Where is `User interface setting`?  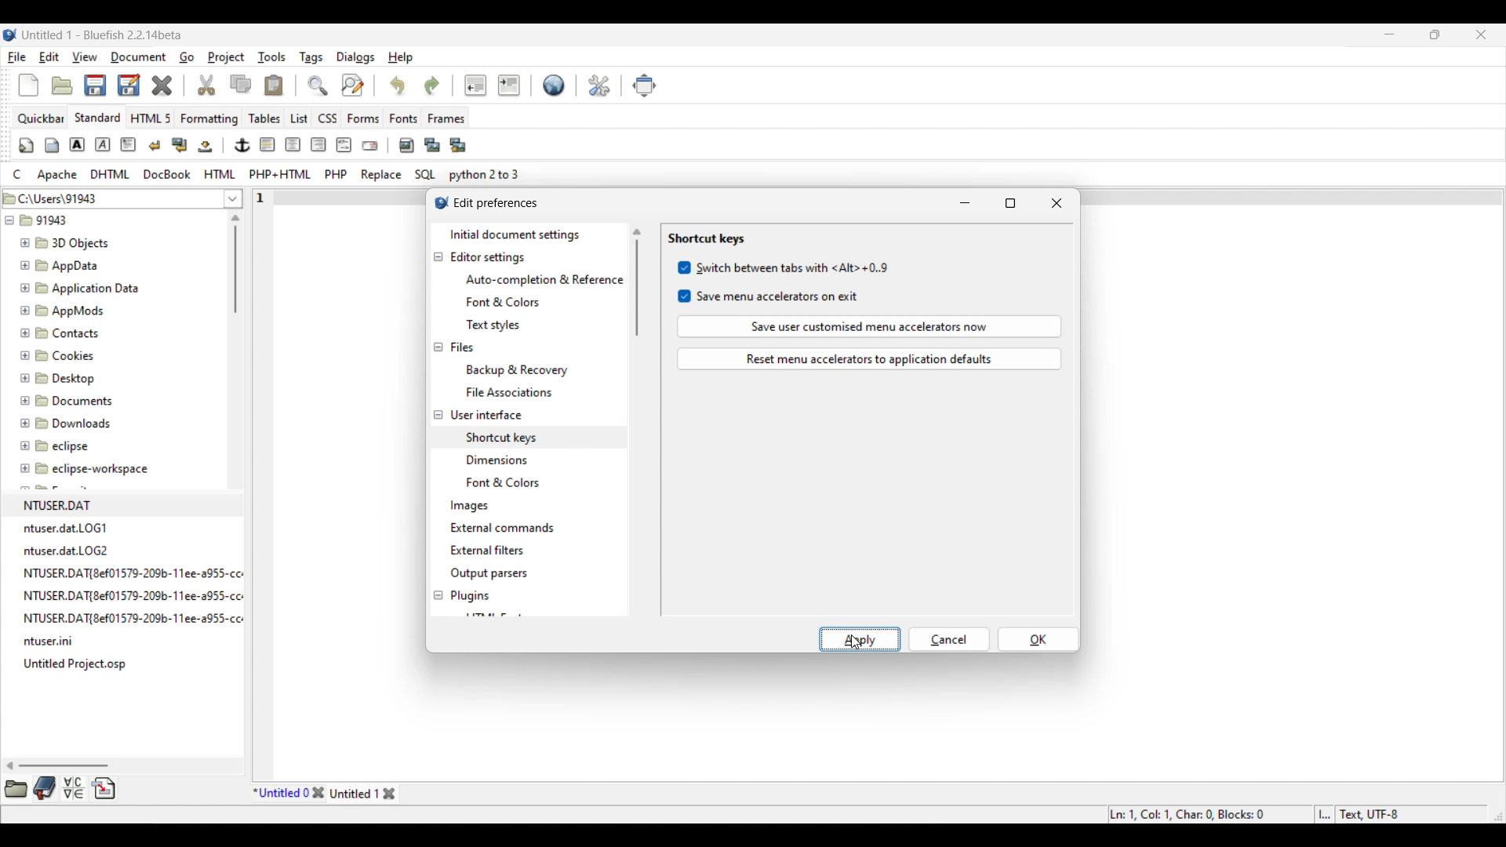
User interface setting is located at coordinates (486, 415).